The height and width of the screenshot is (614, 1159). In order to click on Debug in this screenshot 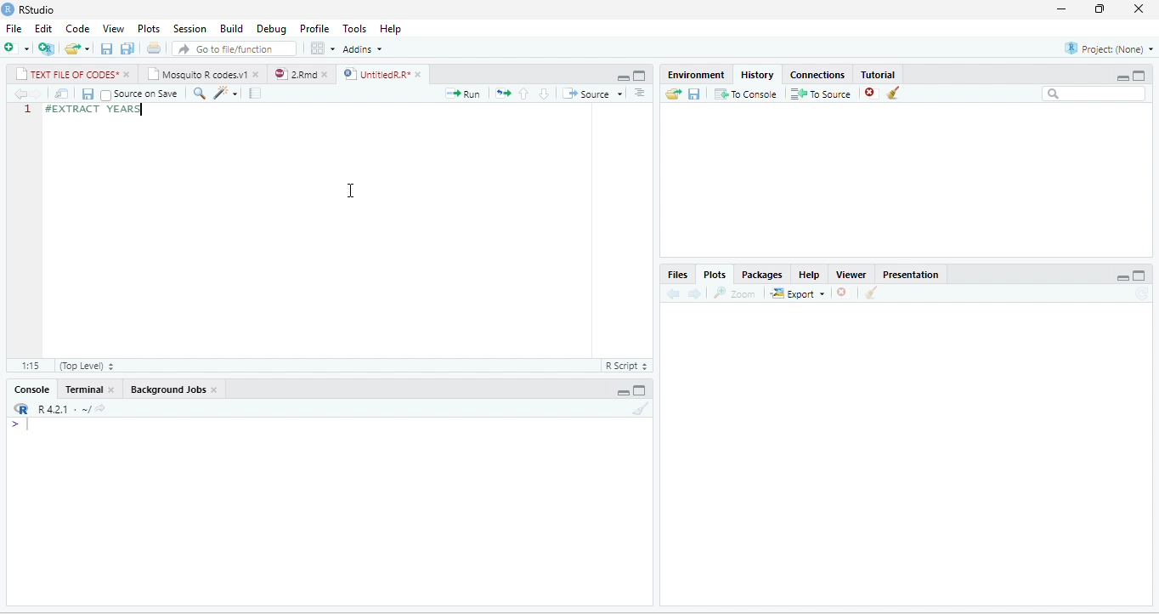, I will do `click(273, 29)`.